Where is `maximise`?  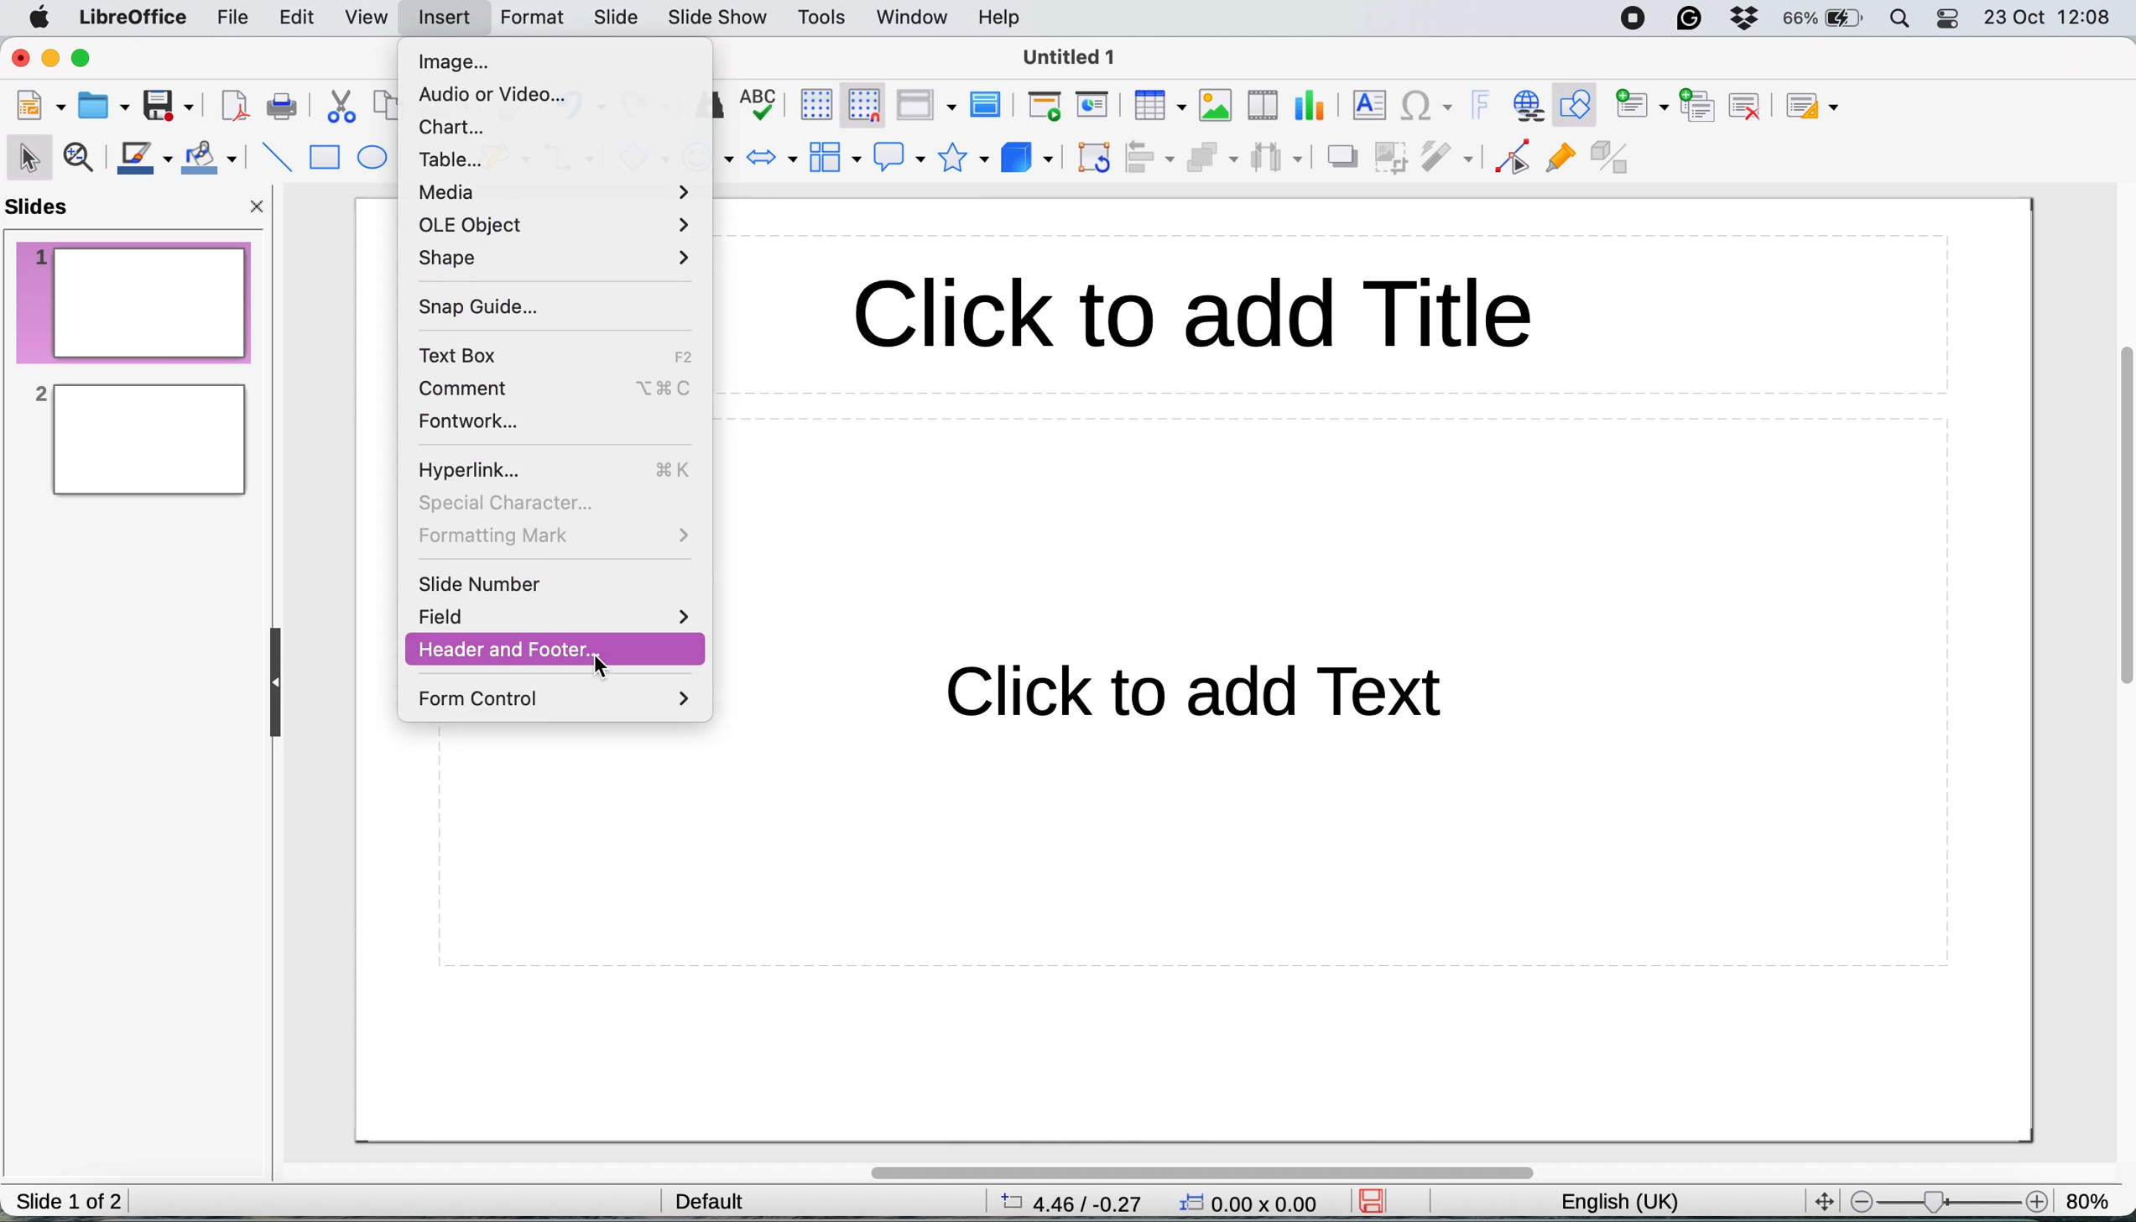
maximise is located at coordinates (89, 60).